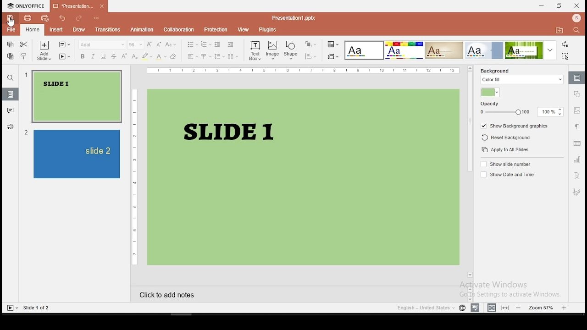 The height and width of the screenshot is (330, 587). Describe the element at coordinates (576, 30) in the screenshot. I see `find` at that location.